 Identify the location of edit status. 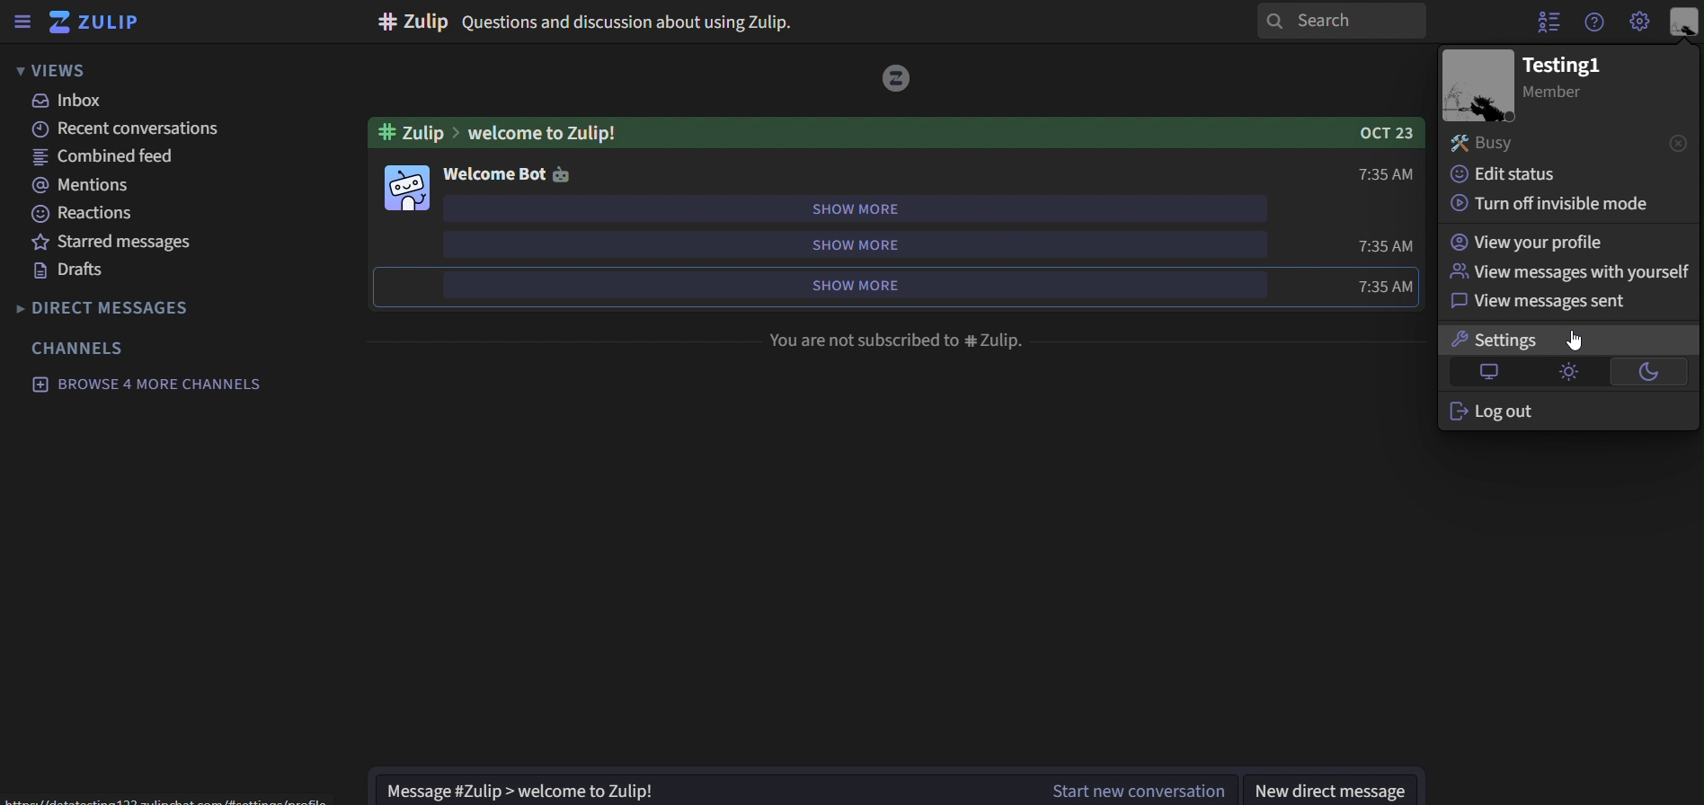
(1516, 178).